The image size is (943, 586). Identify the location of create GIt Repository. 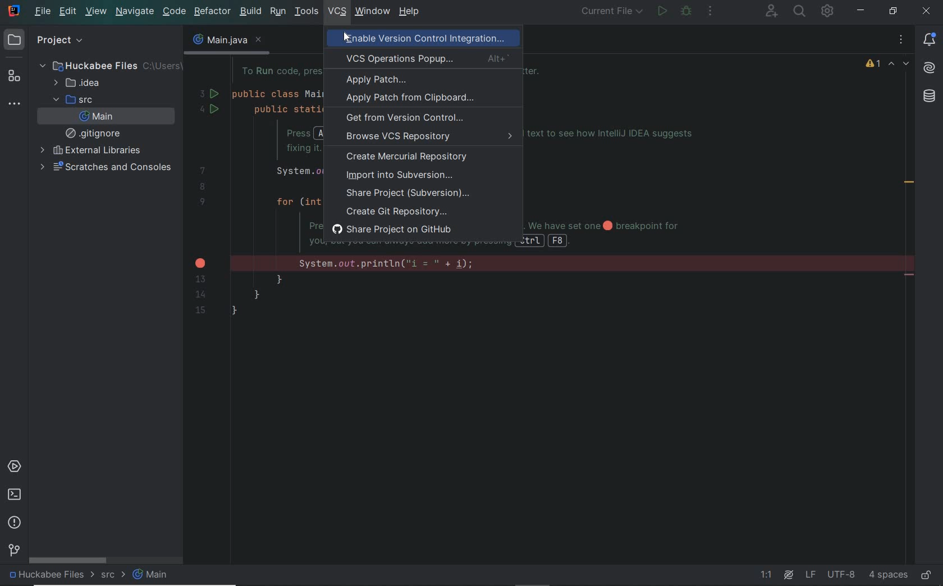
(397, 211).